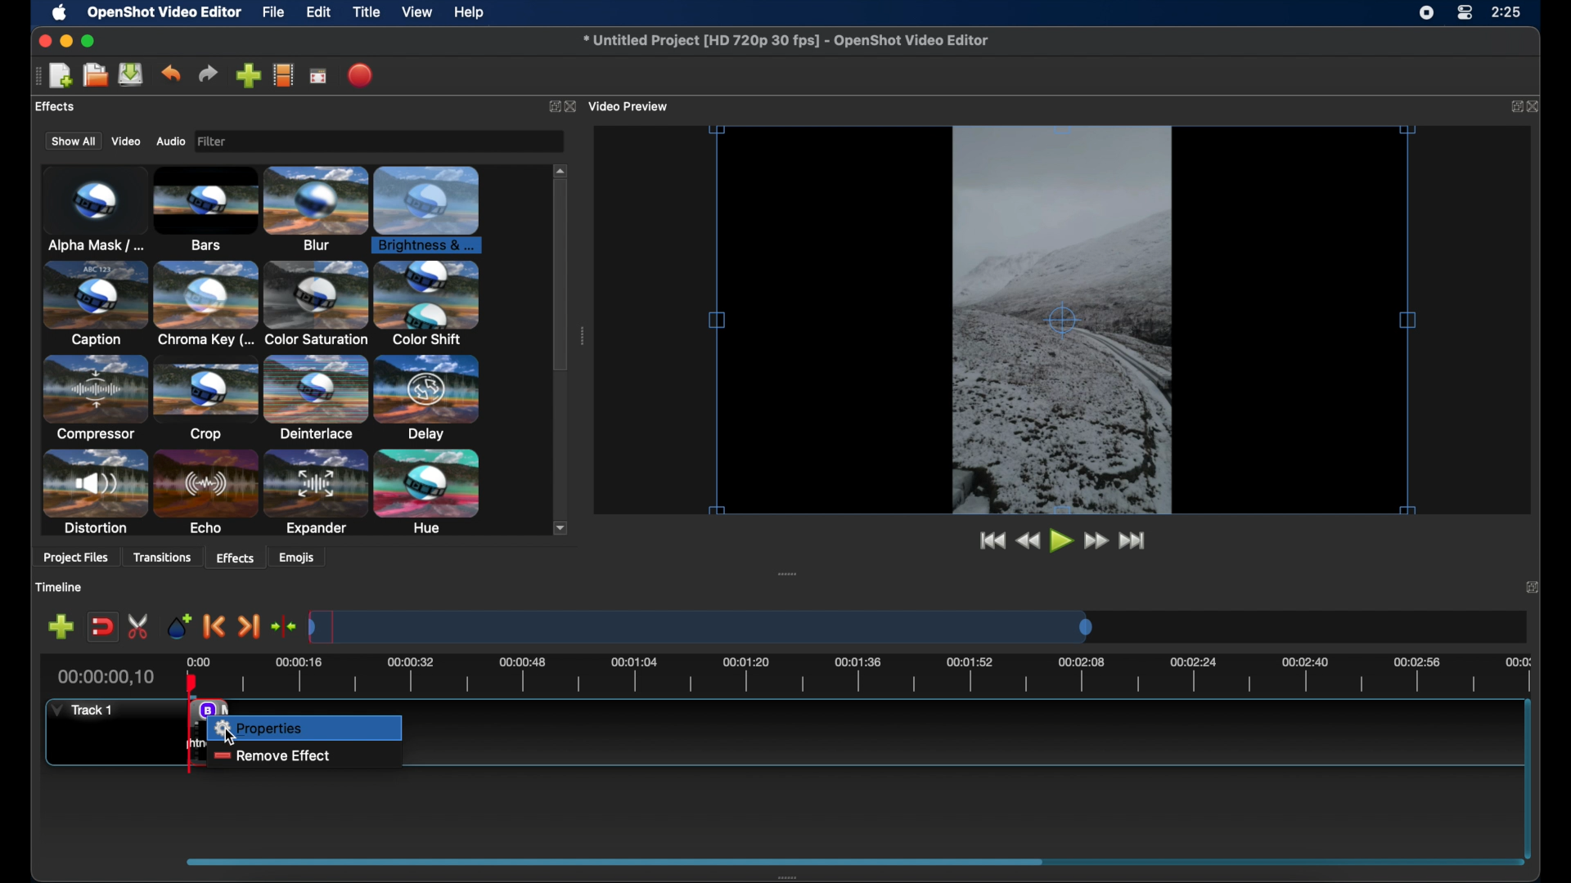 This screenshot has width=1571, height=883. I want to click on audio, so click(172, 141).